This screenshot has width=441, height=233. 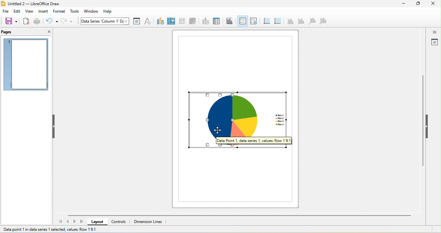 I want to click on y axis, so click(x=301, y=21).